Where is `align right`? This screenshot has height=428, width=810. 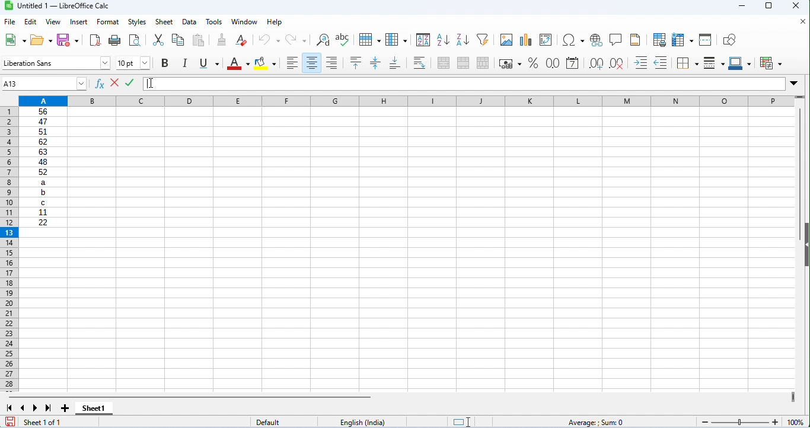 align right is located at coordinates (332, 62).